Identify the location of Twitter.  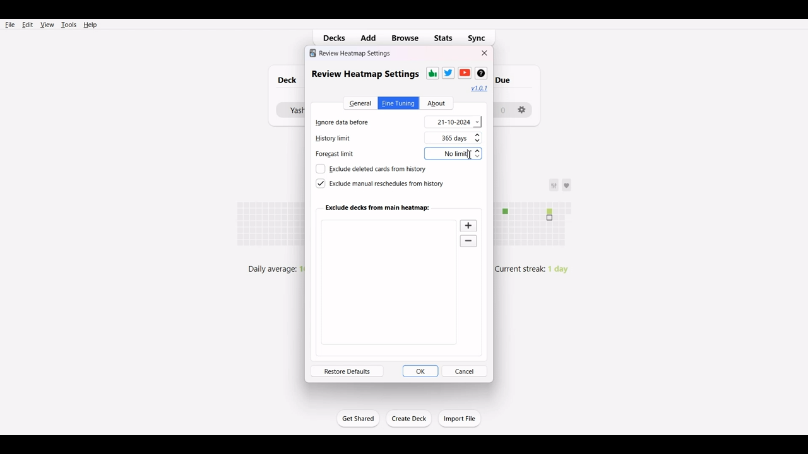
(448, 73).